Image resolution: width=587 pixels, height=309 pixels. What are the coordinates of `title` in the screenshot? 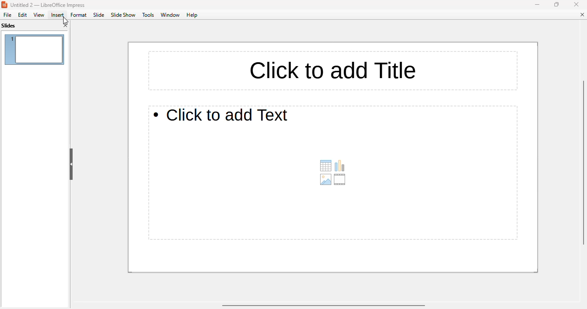 It's located at (334, 70).